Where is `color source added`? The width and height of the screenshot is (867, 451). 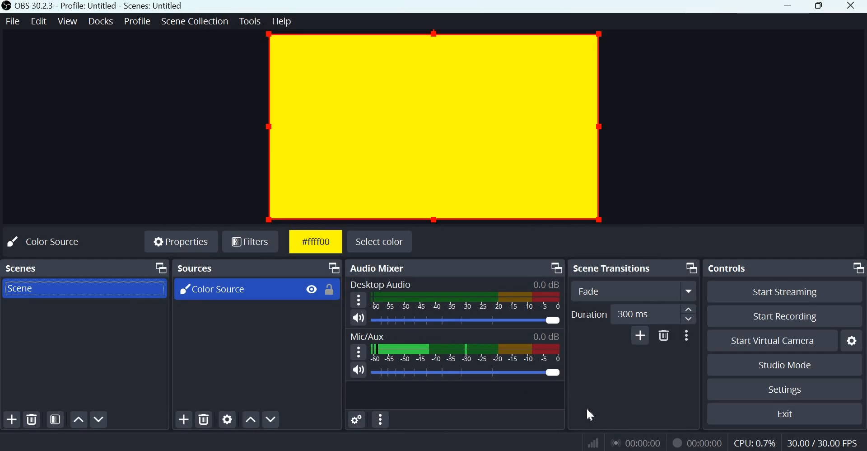 color source added is located at coordinates (314, 242).